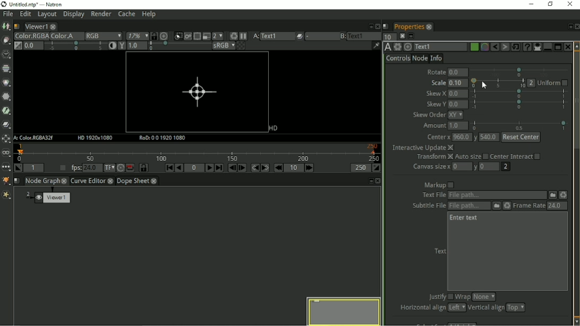  What do you see at coordinates (402, 36) in the screenshot?
I see `Close` at bounding box center [402, 36].